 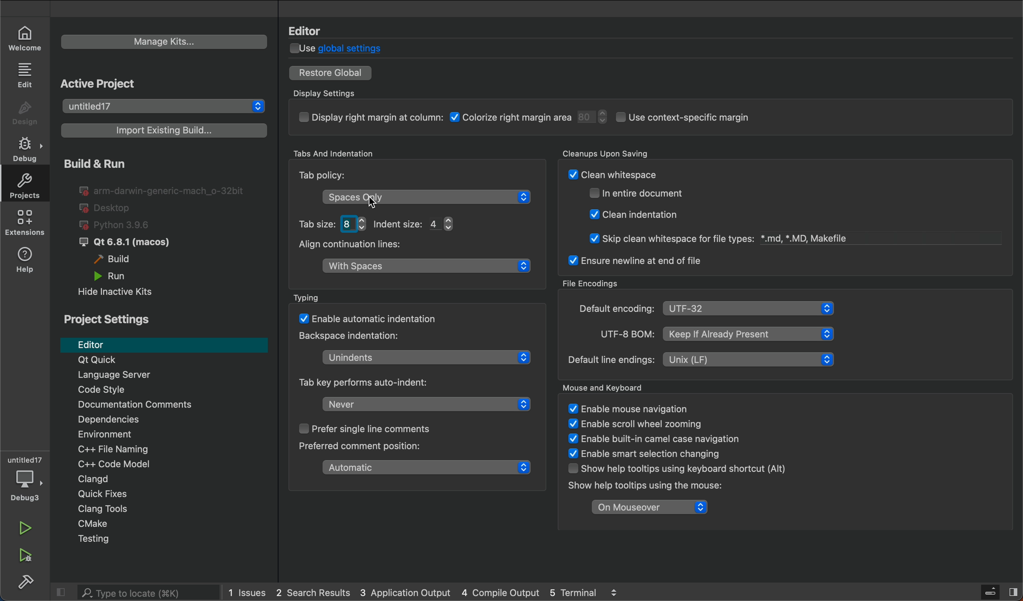 What do you see at coordinates (991, 591) in the screenshot?
I see `Server` at bounding box center [991, 591].